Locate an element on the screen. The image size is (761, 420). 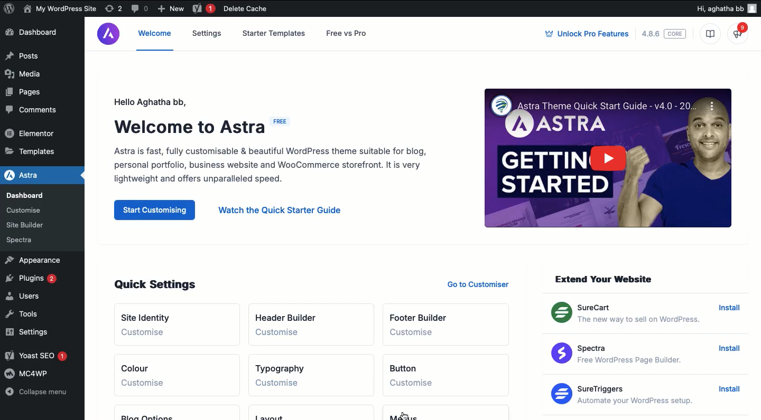
Go to customiser is located at coordinates (482, 283).